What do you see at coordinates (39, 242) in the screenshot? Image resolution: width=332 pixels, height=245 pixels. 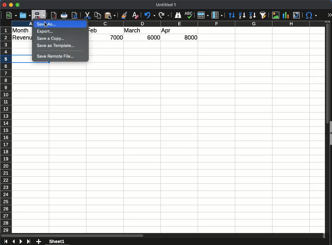 I see `add sheet` at bounding box center [39, 242].